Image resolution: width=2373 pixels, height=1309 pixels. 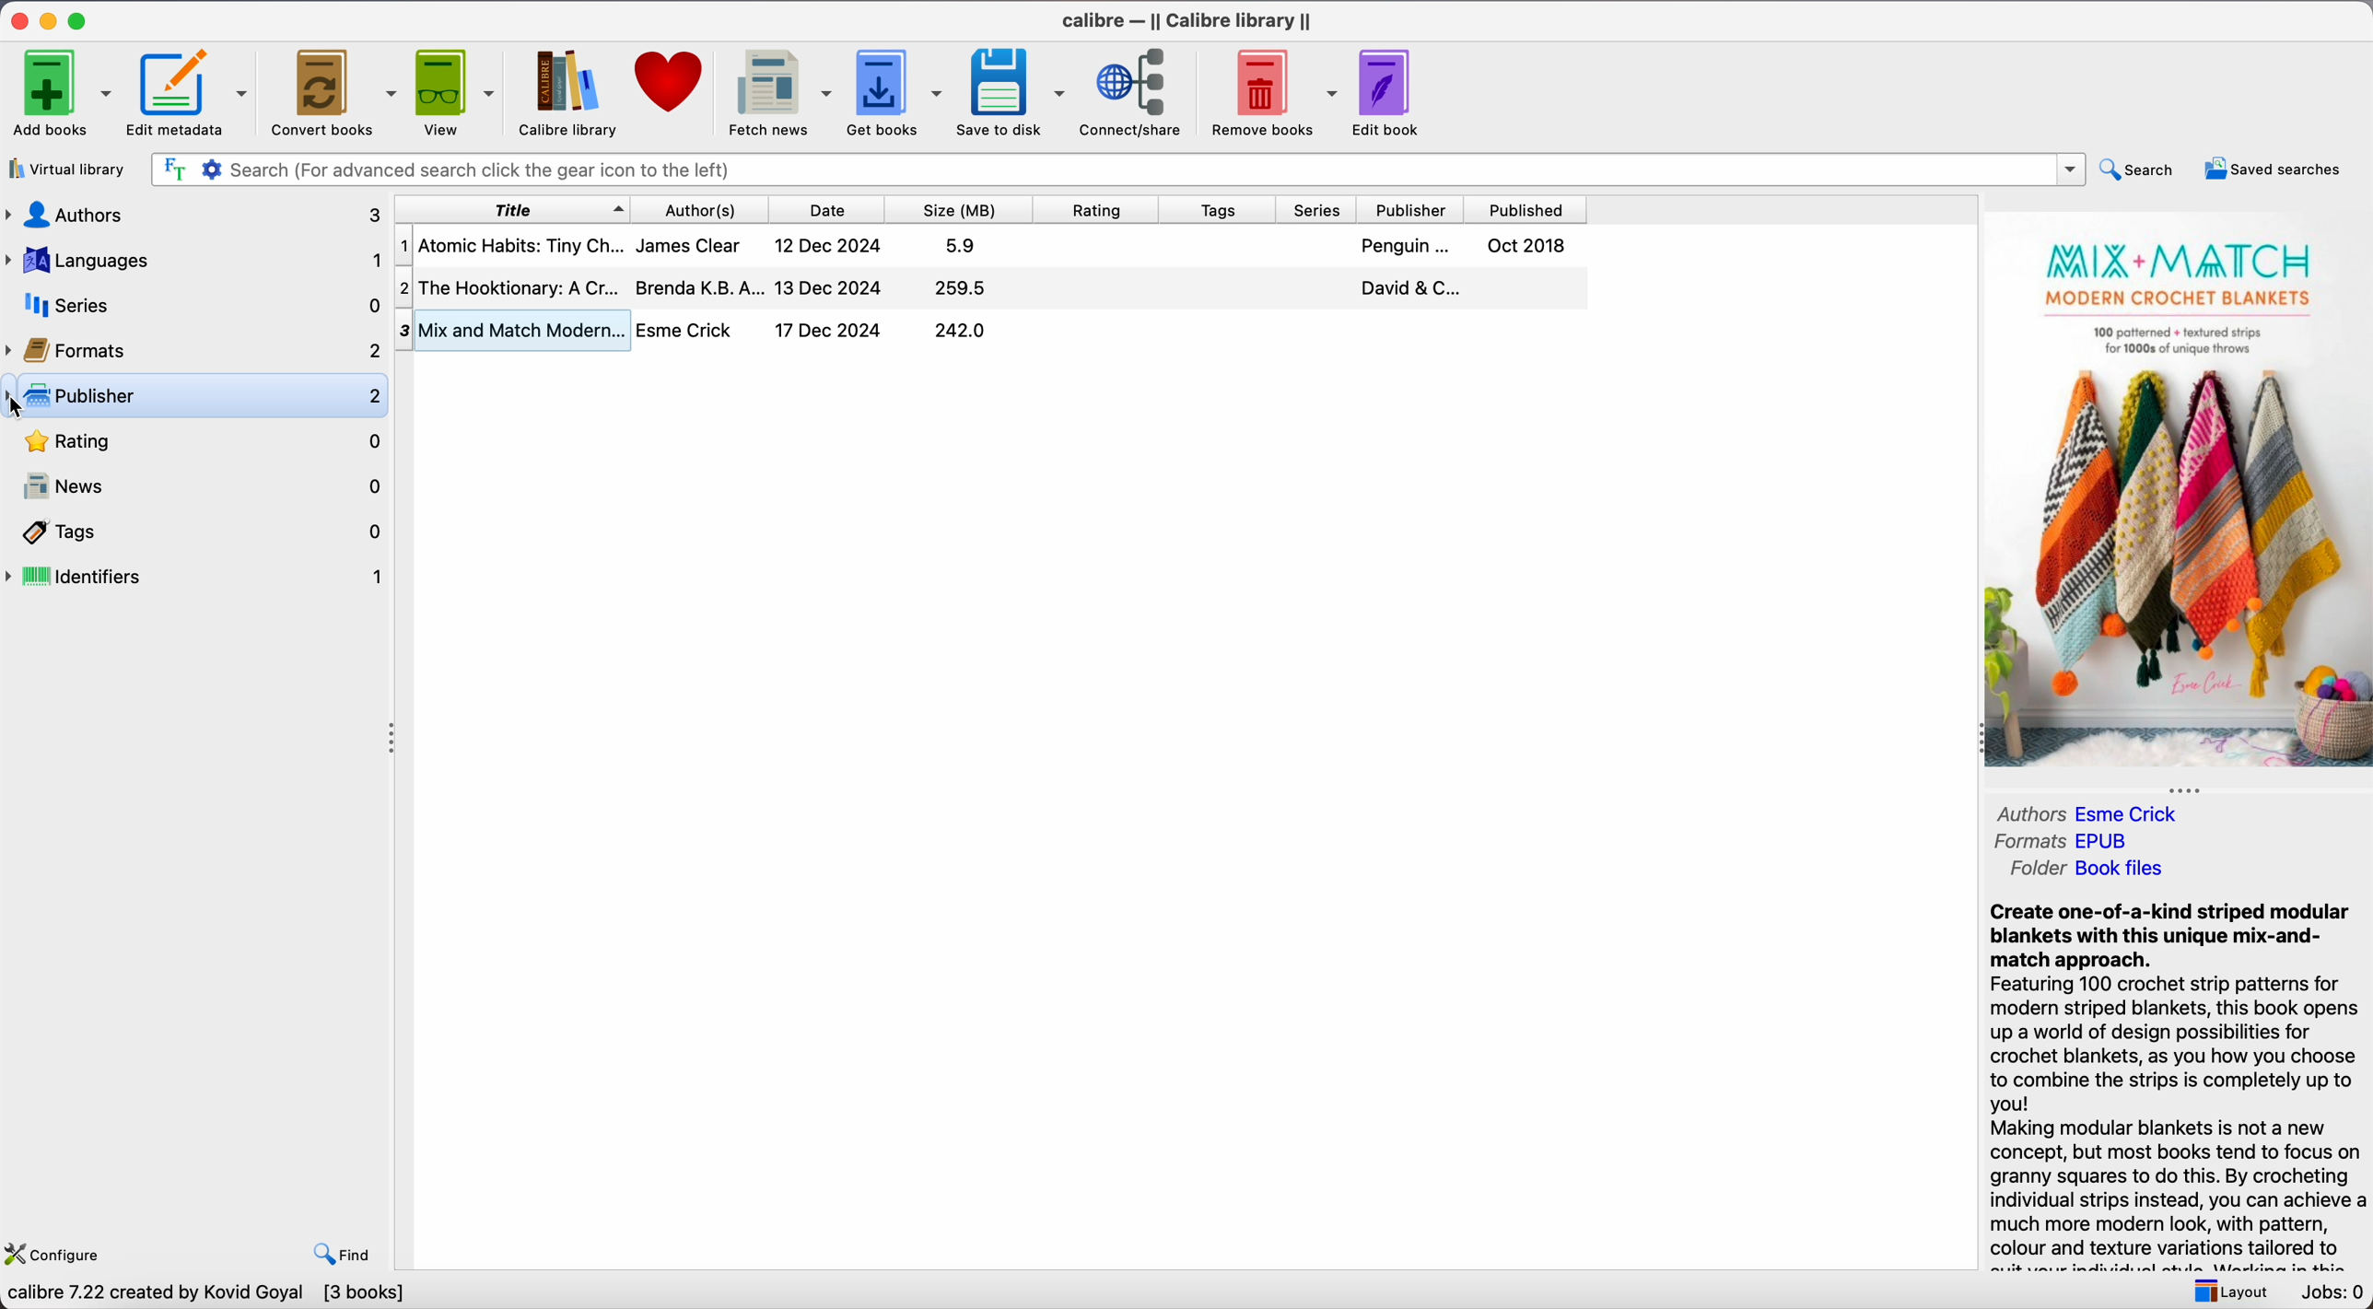 I want to click on folder Book files, so click(x=2089, y=869).